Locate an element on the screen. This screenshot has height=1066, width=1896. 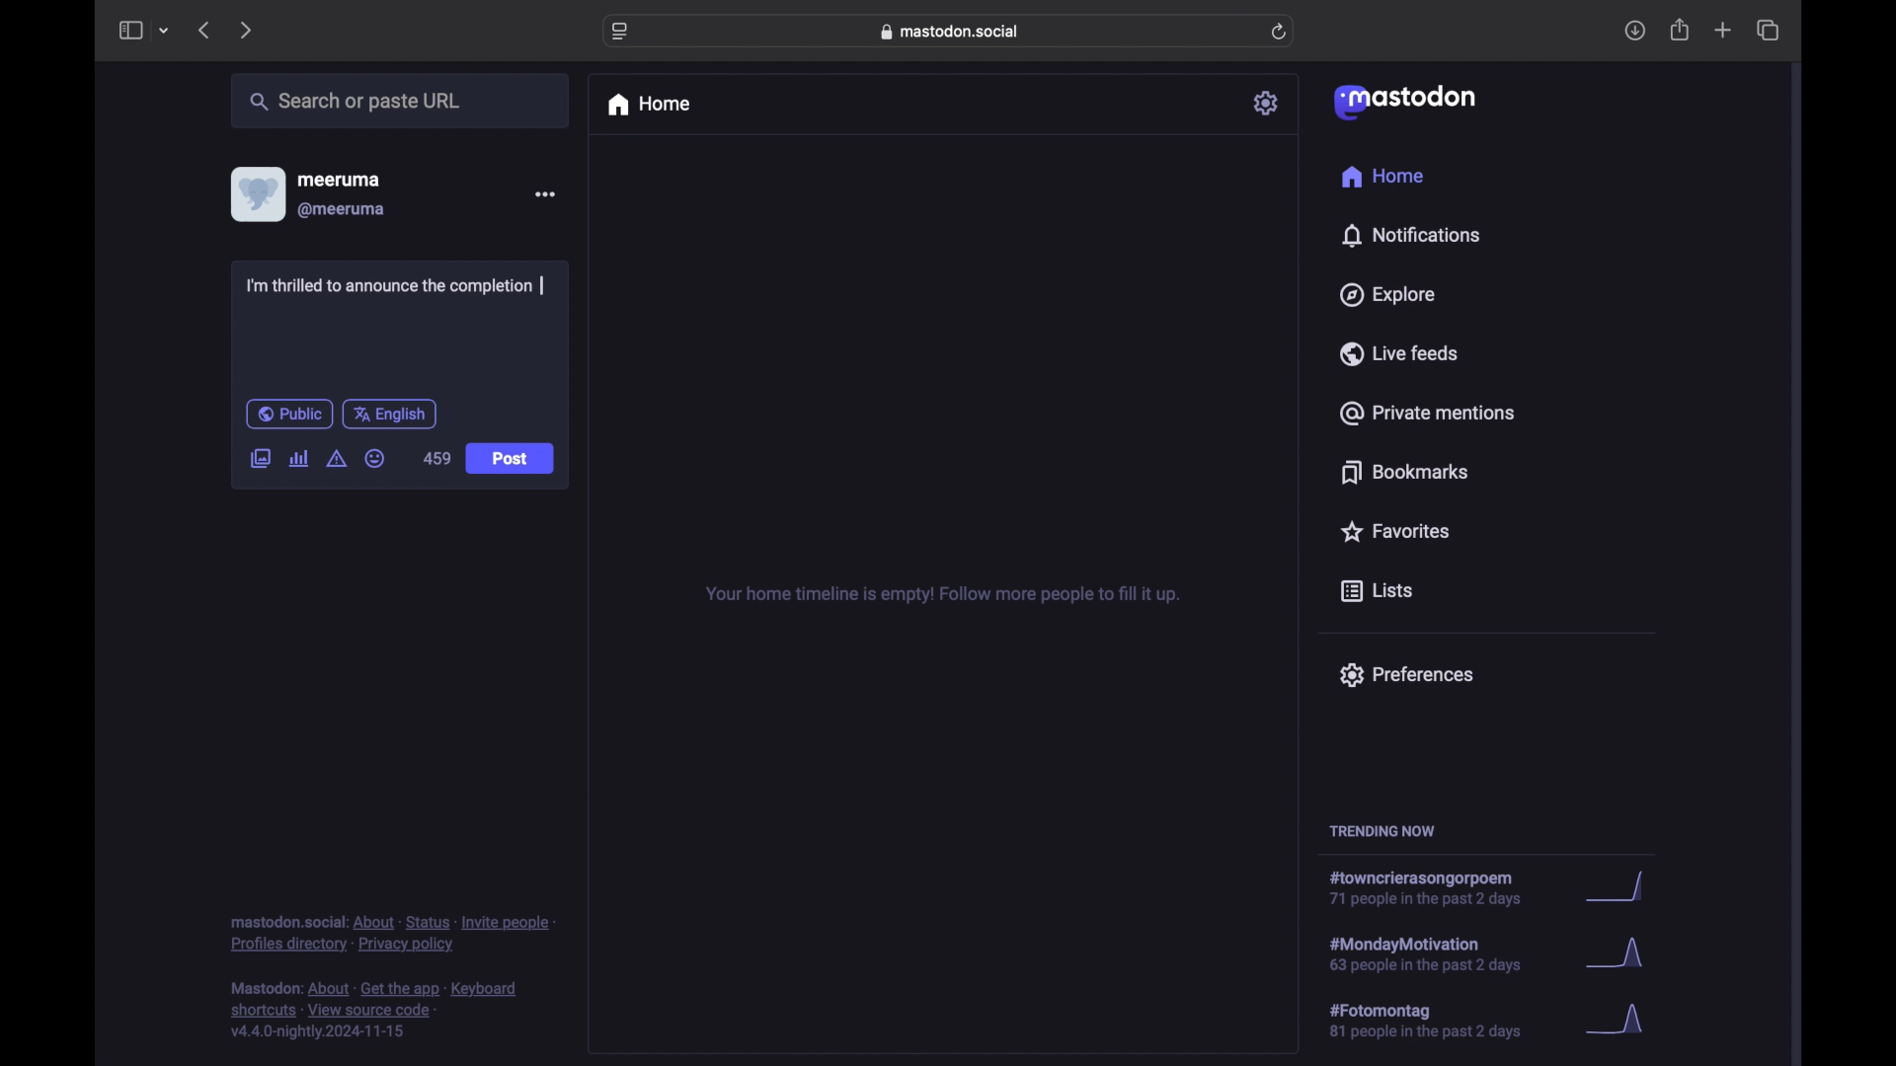
website settings is located at coordinates (620, 33).